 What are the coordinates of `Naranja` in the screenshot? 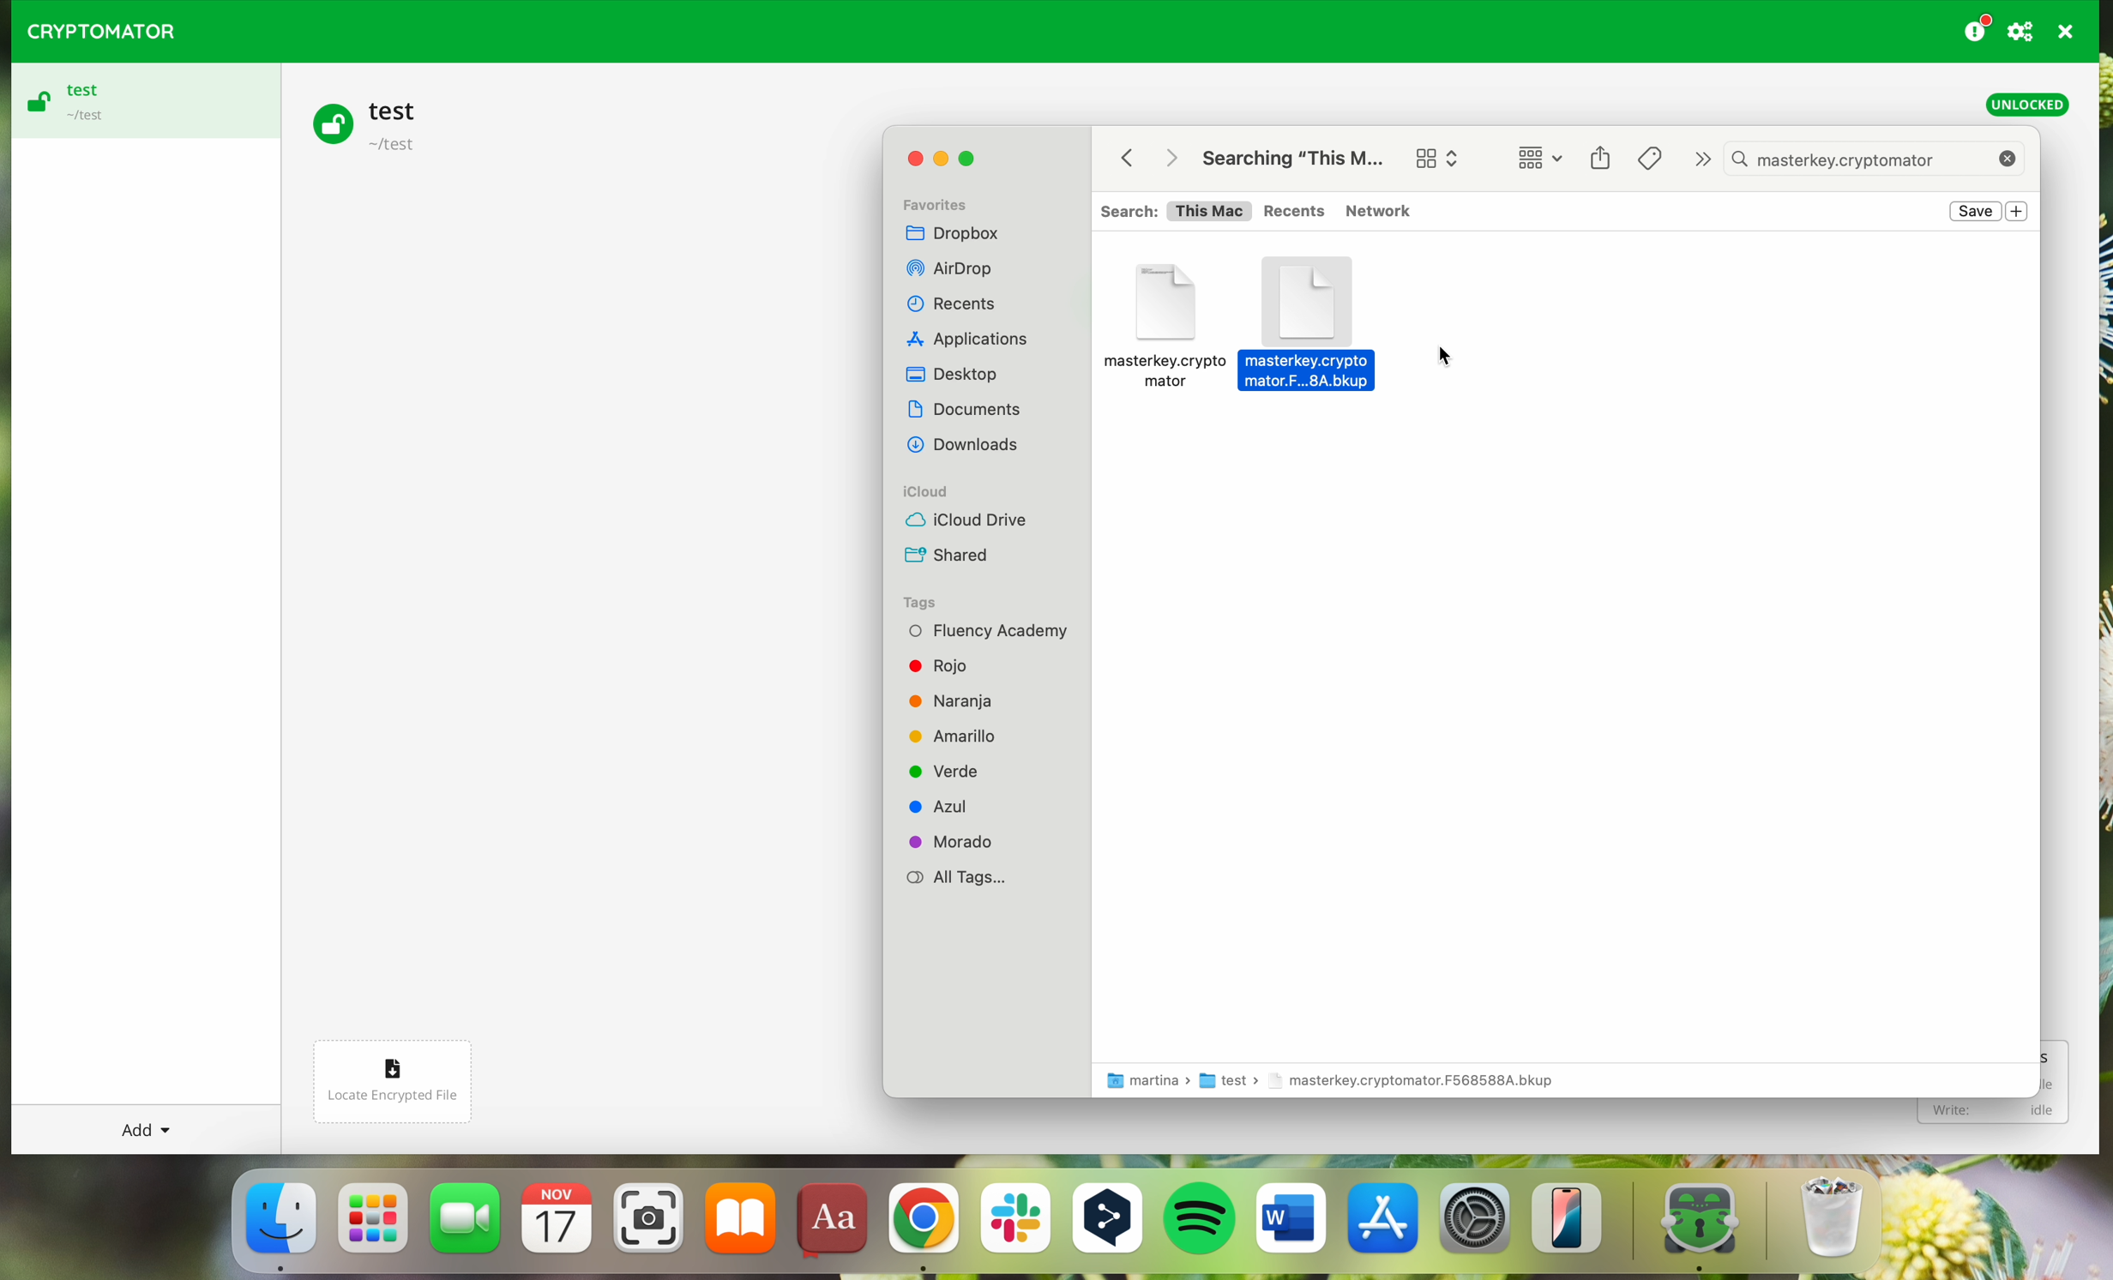 It's located at (968, 699).